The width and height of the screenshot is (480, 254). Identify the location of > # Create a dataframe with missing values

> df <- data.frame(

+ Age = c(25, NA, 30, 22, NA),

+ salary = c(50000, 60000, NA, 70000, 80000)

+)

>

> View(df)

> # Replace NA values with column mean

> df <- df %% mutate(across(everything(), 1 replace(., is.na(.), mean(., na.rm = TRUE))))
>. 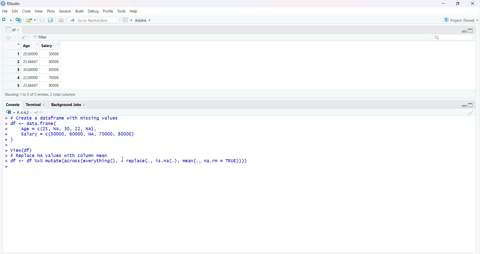
(132, 148).